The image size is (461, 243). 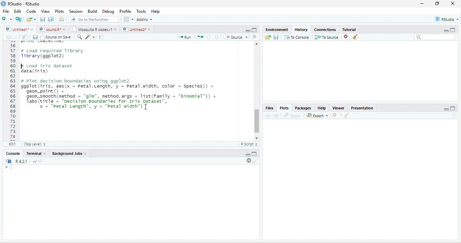 I want to click on Source on Save, so click(x=55, y=37).